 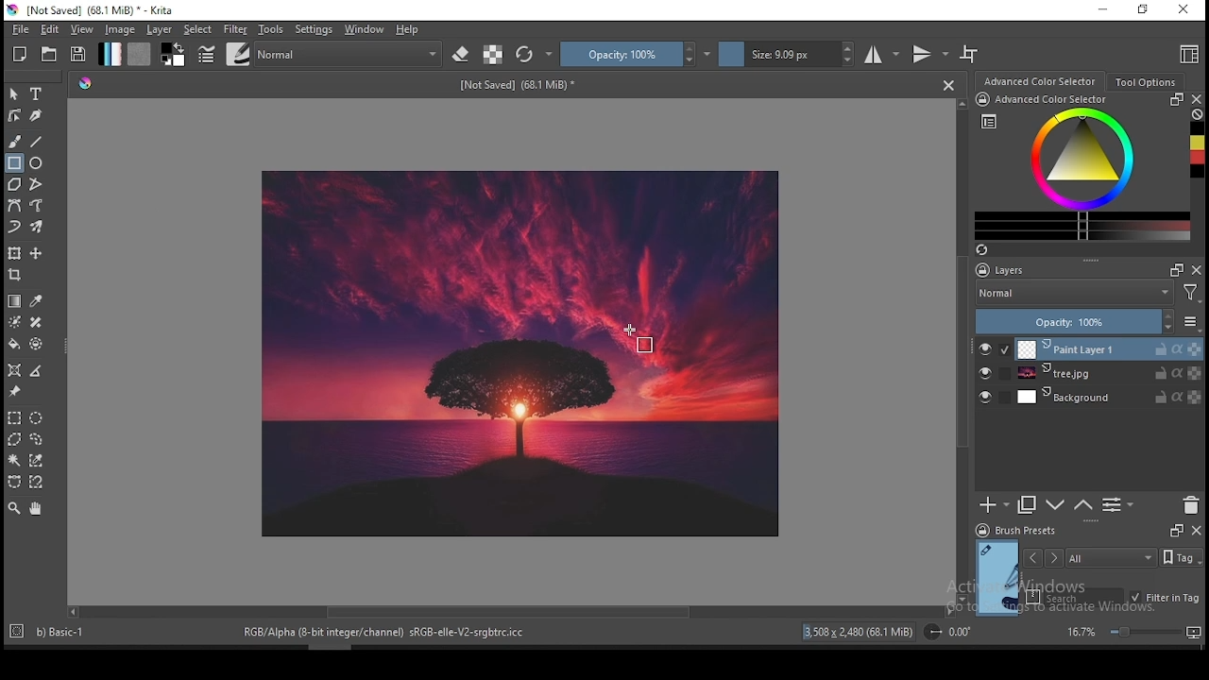 I want to click on calligraphy, so click(x=35, y=115).